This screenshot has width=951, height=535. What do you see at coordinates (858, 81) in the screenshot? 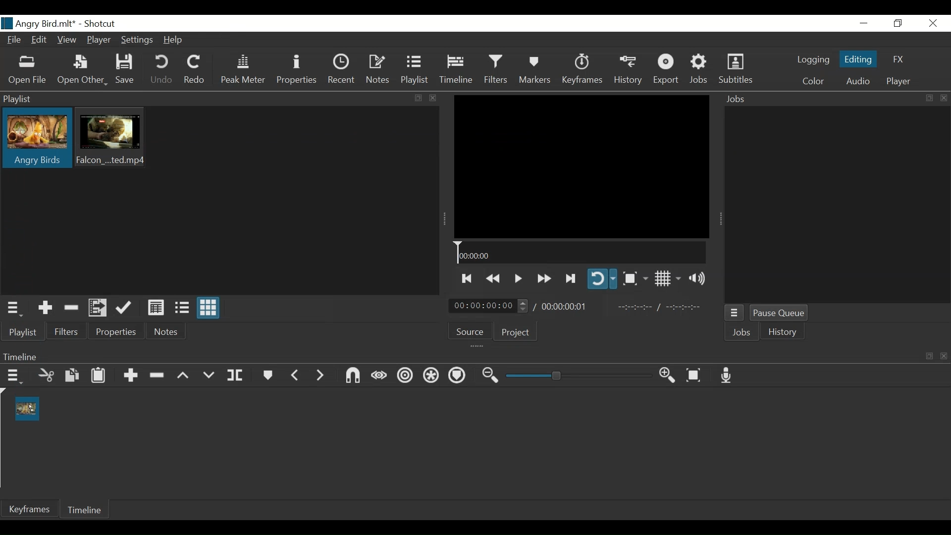
I see `Audio` at bounding box center [858, 81].